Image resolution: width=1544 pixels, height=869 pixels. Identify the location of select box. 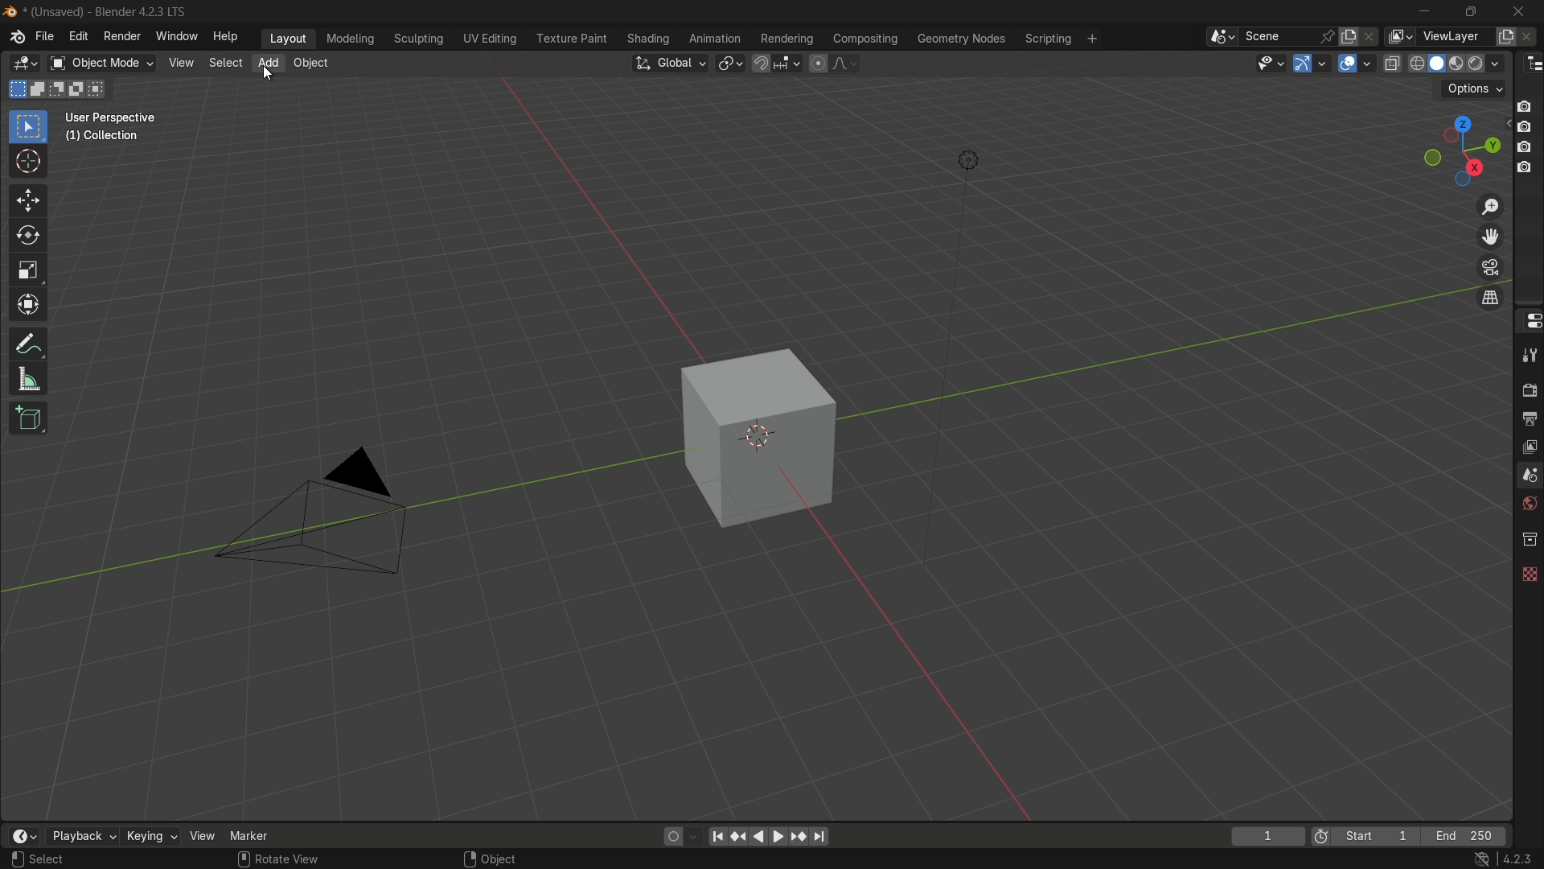
(29, 128).